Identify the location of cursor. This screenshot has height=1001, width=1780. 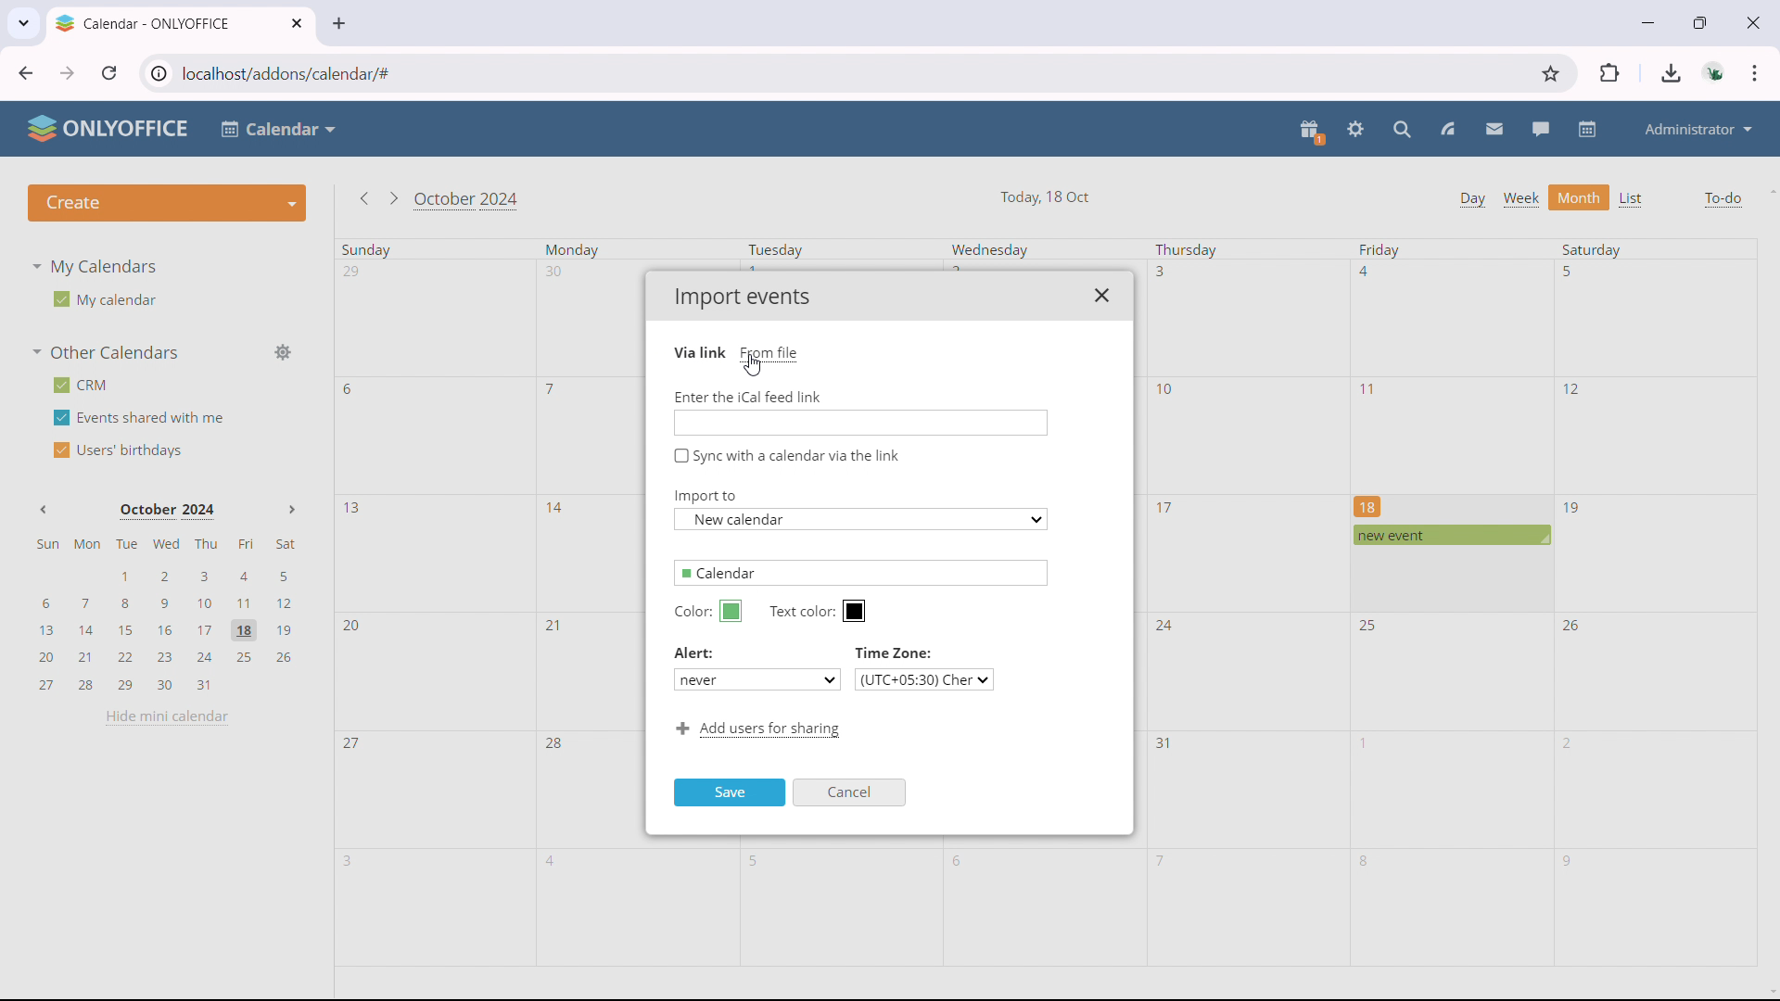
(754, 368).